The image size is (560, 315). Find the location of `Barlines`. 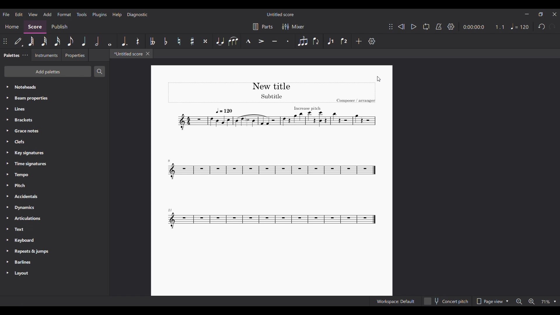

Barlines is located at coordinates (55, 262).